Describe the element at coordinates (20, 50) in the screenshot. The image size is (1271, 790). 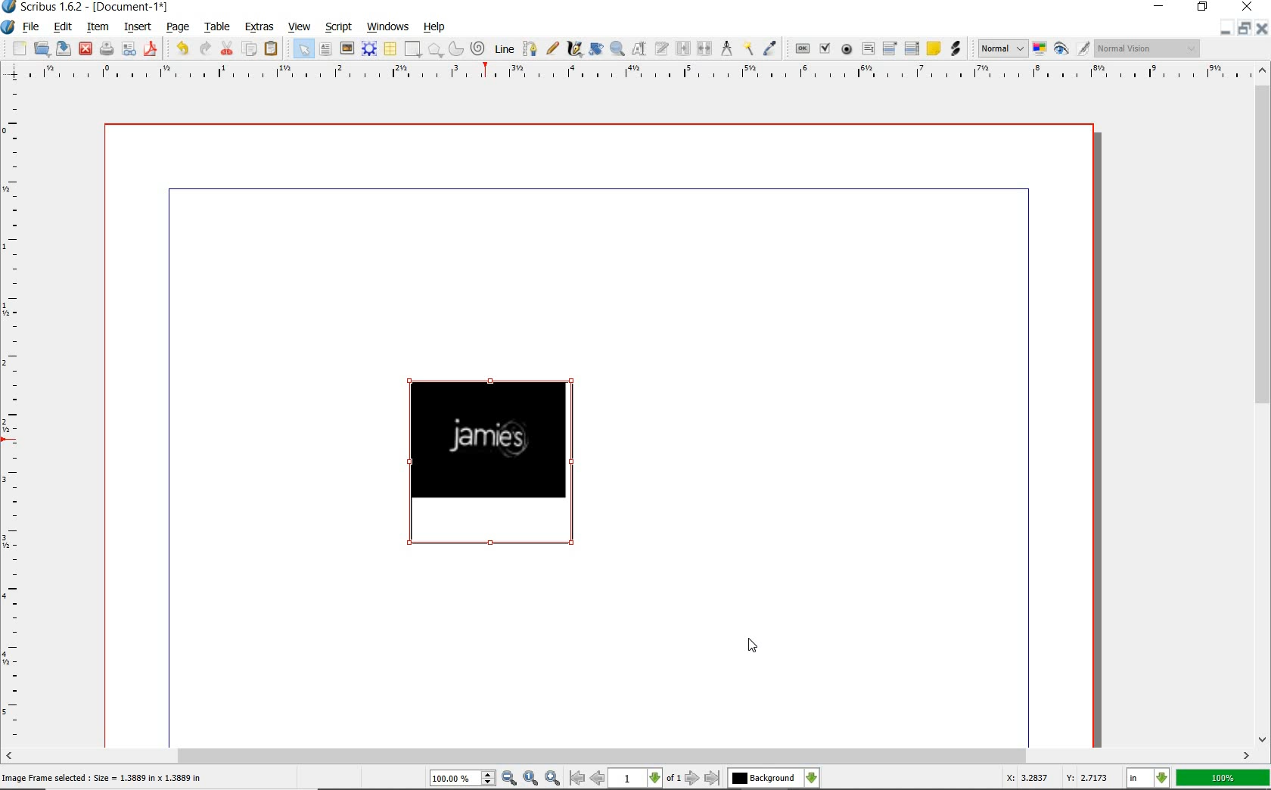
I see `new` at that location.